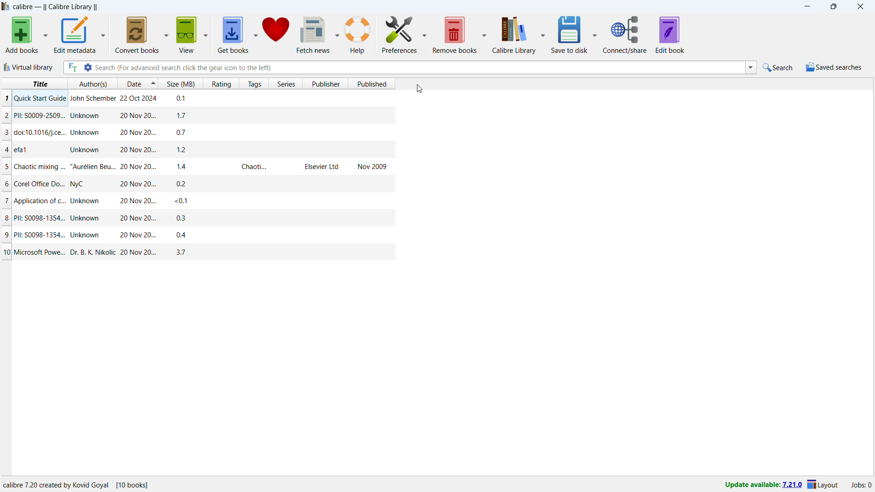 The height and width of the screenshot is (492, 875). What do you see at coordinates (823, 484) in the screenshot?
I see `layout` at bounding box center [823, 484].